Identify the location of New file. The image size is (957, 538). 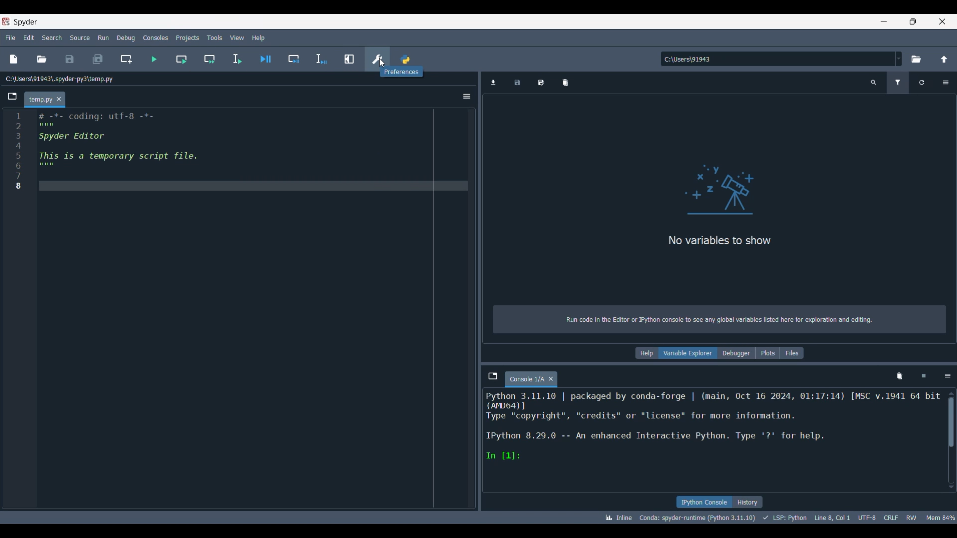
(13, 59).